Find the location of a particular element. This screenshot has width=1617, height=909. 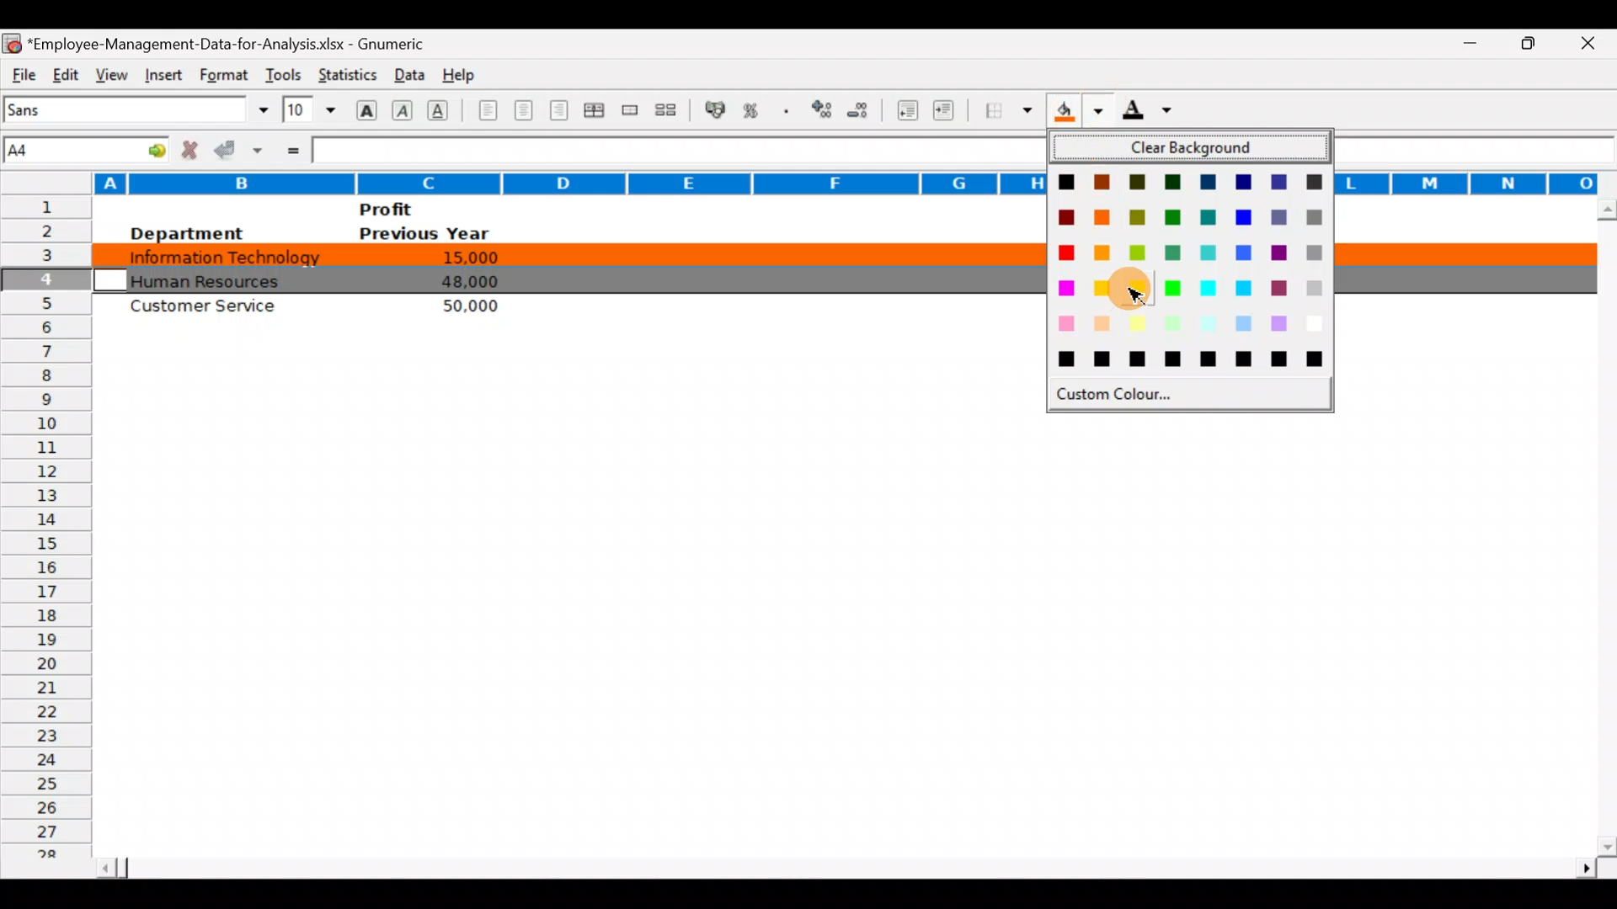

Data is located at coordinates (405, 71).